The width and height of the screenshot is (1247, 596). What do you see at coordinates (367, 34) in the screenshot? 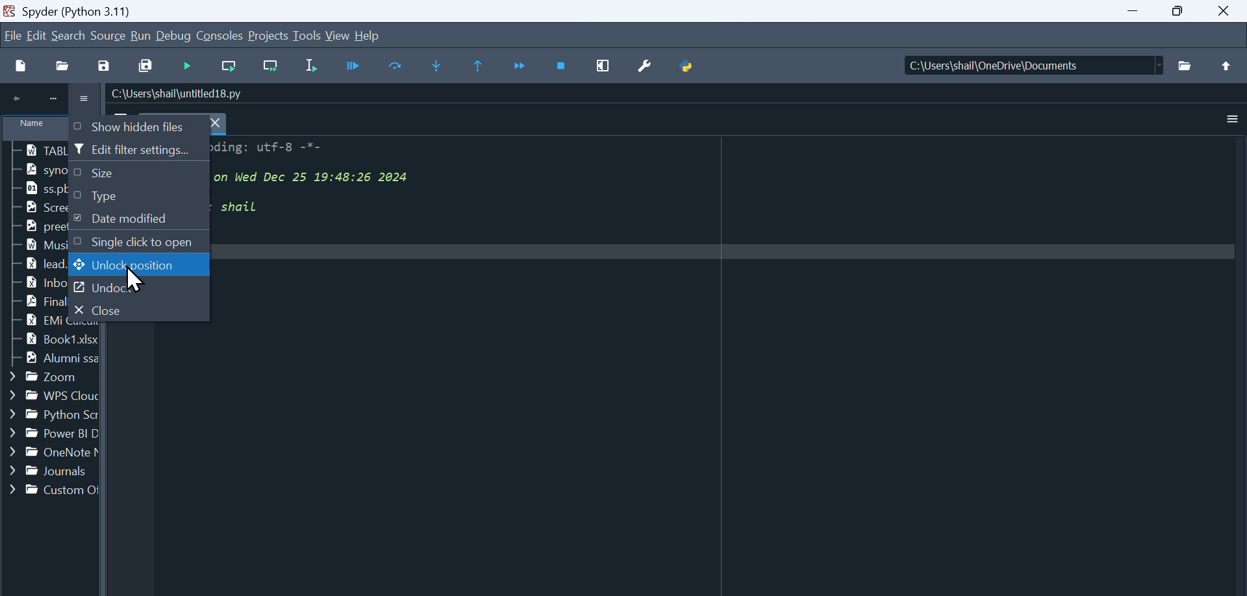
I see `Help` at bounding box center [367, 34].